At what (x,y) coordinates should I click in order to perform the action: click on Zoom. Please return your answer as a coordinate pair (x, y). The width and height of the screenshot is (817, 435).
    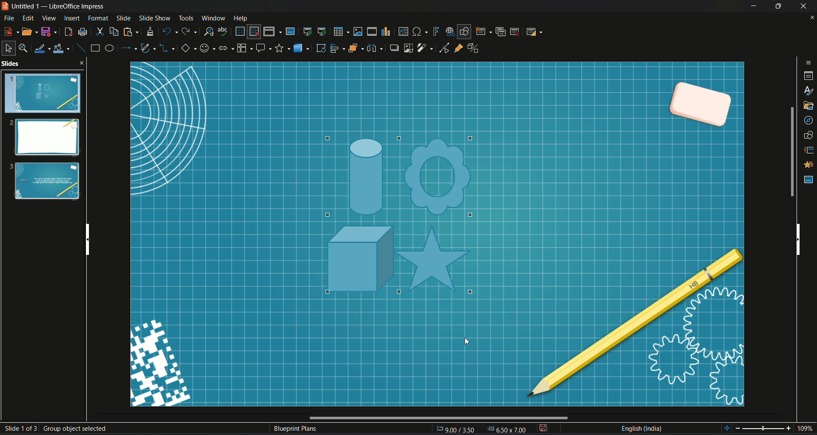
    Looking at the image, I should click on (770, 429).